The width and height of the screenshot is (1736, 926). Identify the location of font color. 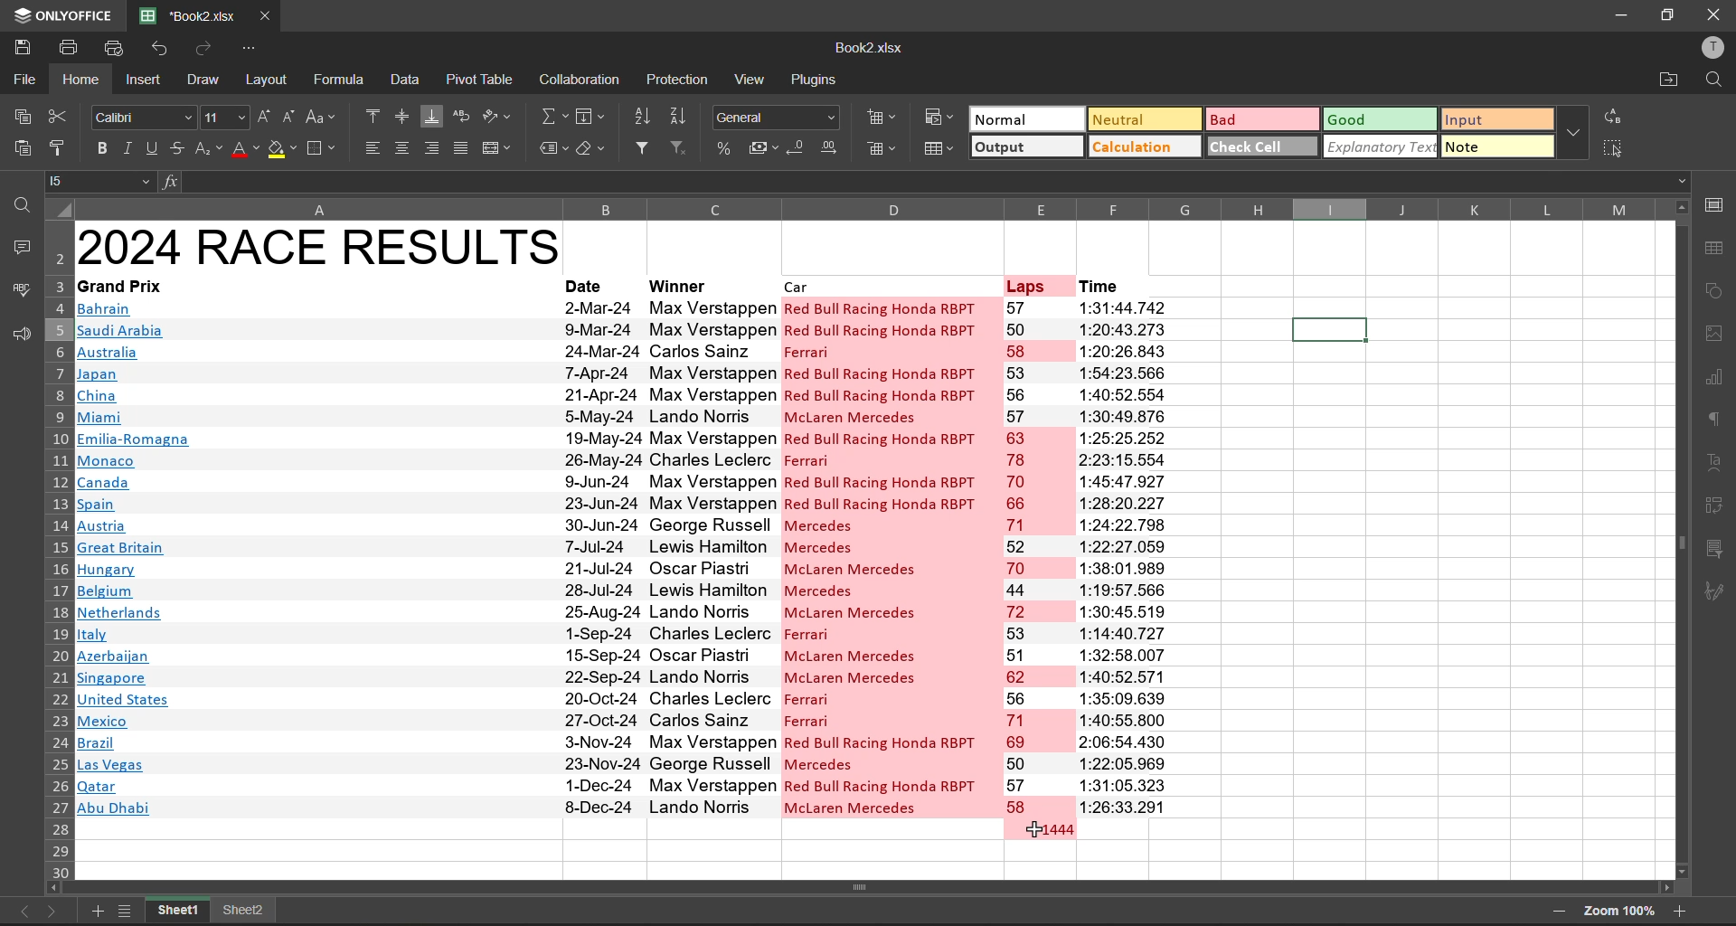
(244, 149).